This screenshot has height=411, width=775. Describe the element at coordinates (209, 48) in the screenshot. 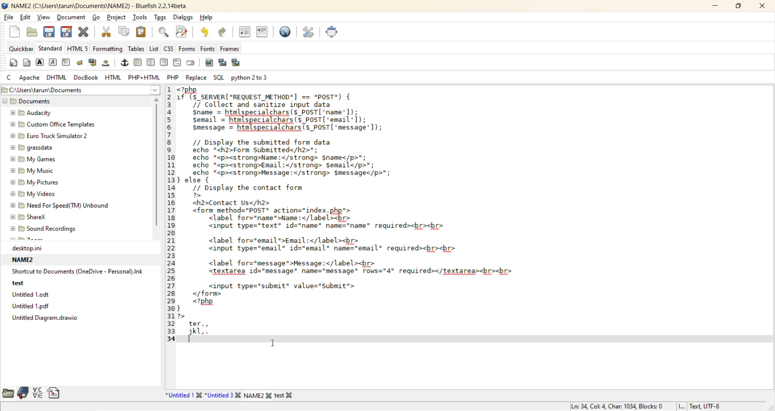

I see `fonts` at that location.